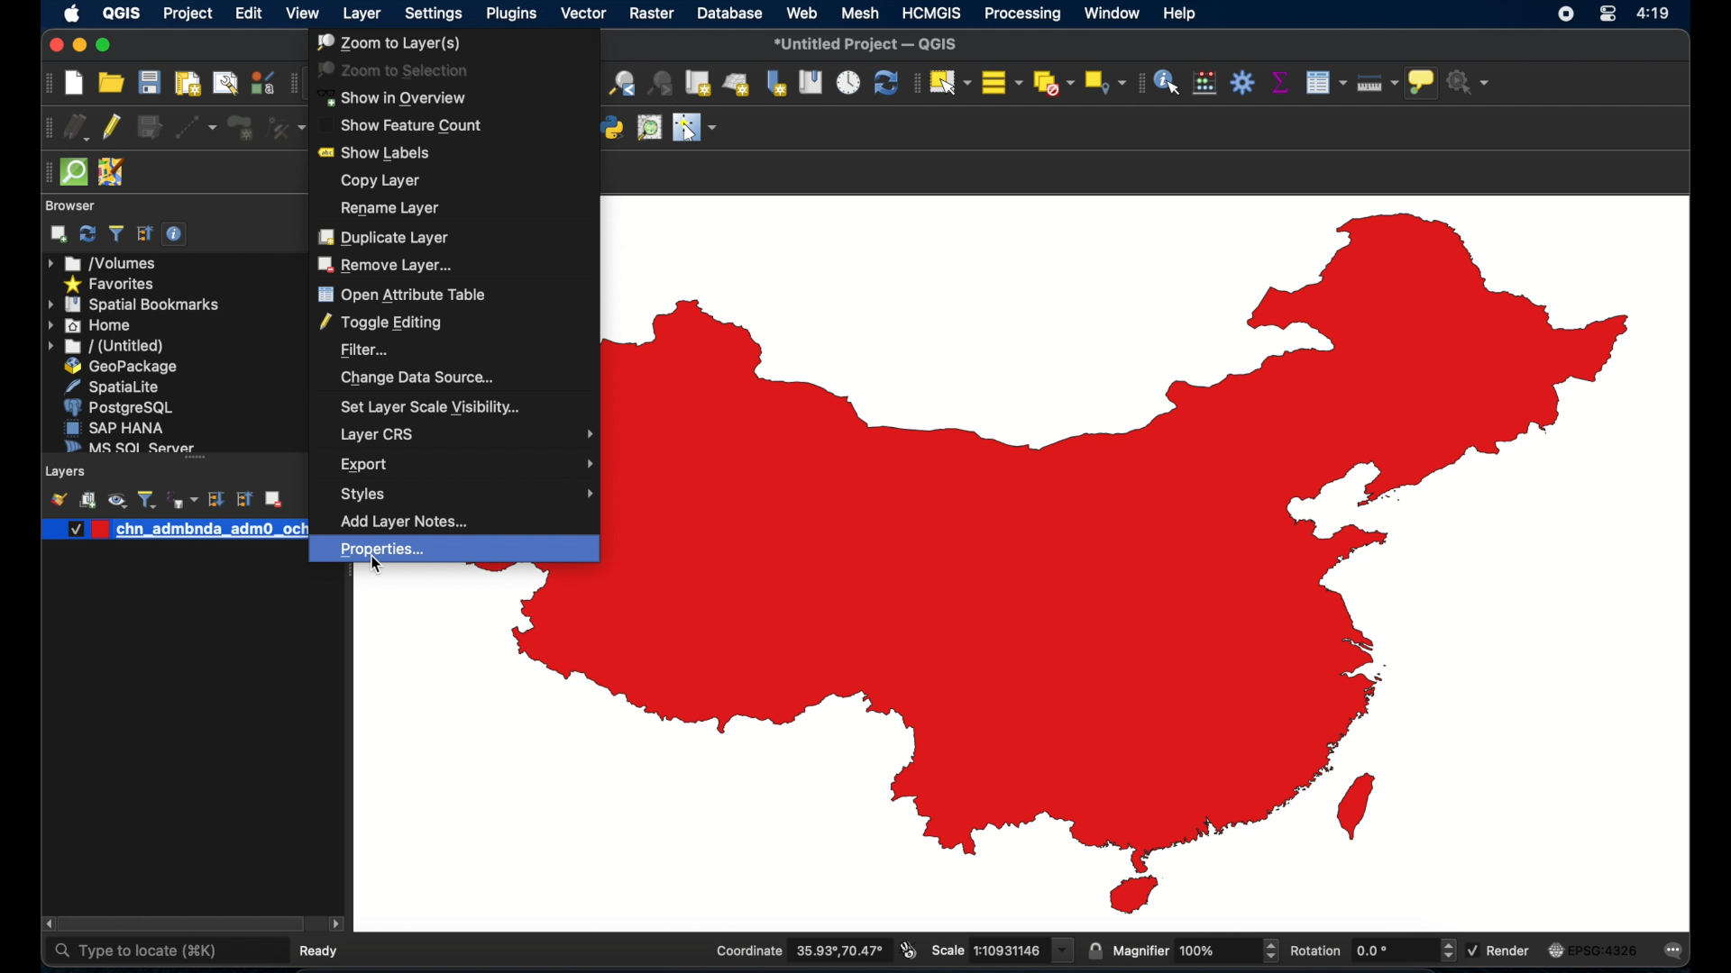  What do you see at coordinates (1185, 951) in the screenshot?
I see `magnifier` at bounding box center [1185, 951].